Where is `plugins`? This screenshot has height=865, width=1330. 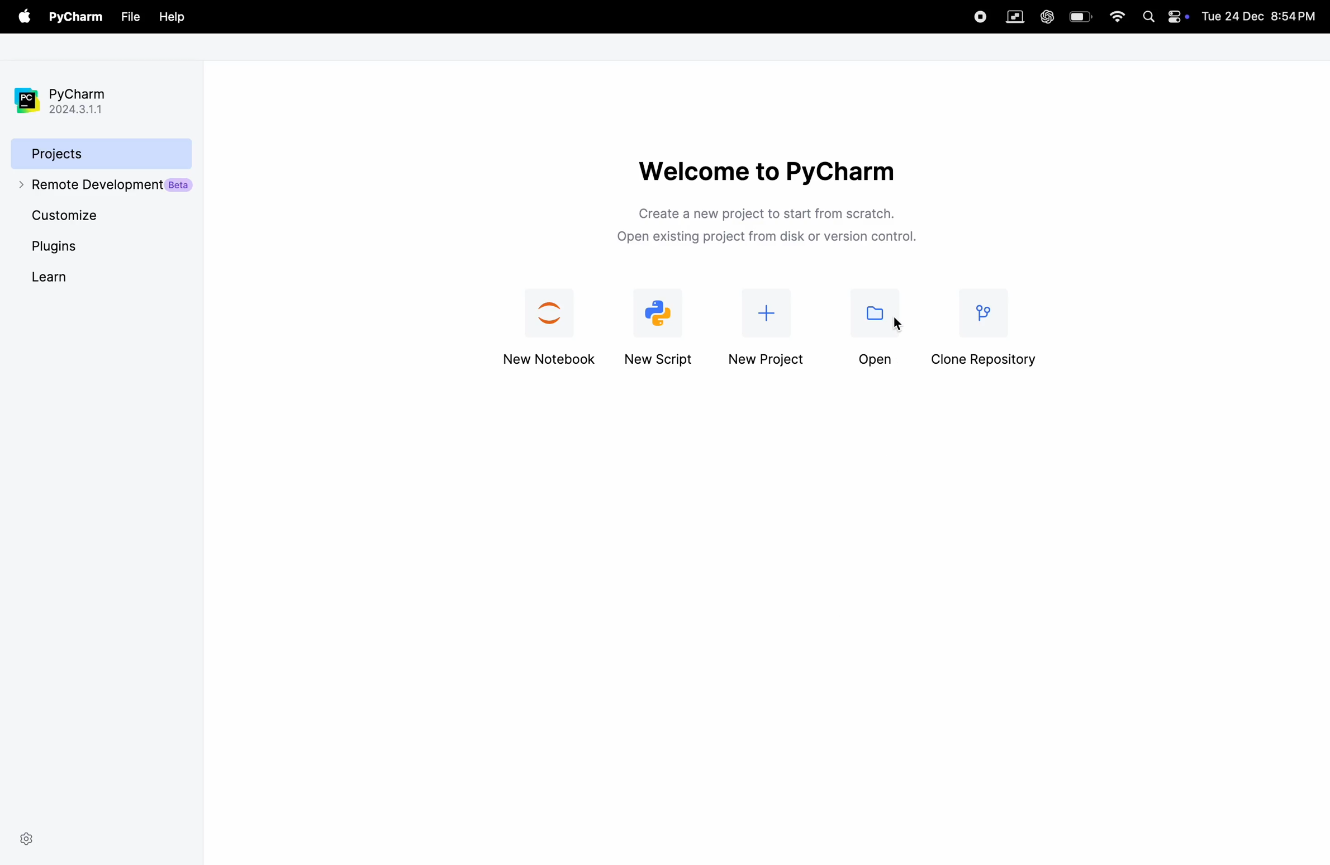 plugins is located at coordinates (74, 246).